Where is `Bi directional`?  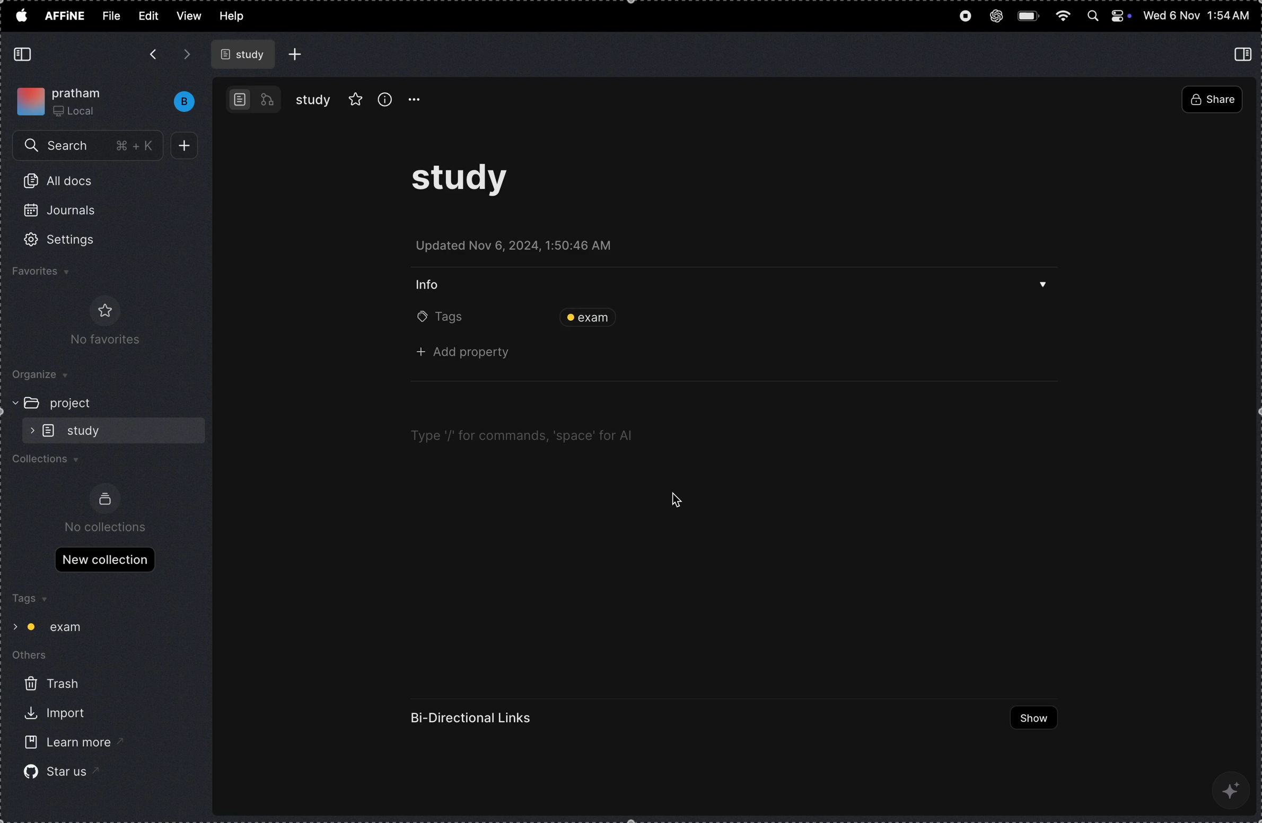 Bi directional is located at coordinates (474, 718).